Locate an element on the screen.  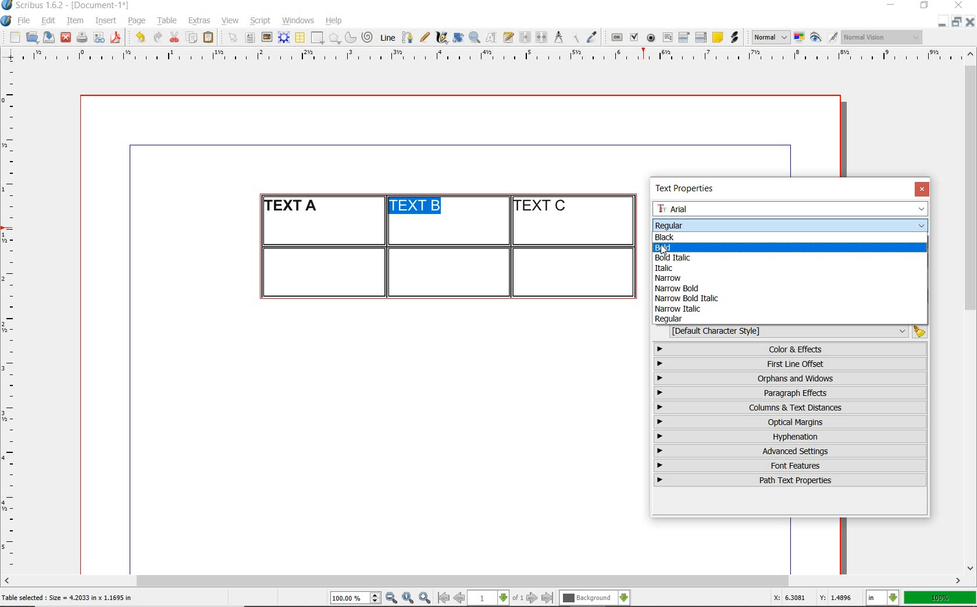
pdf list box is located at coordinates (701, 37).